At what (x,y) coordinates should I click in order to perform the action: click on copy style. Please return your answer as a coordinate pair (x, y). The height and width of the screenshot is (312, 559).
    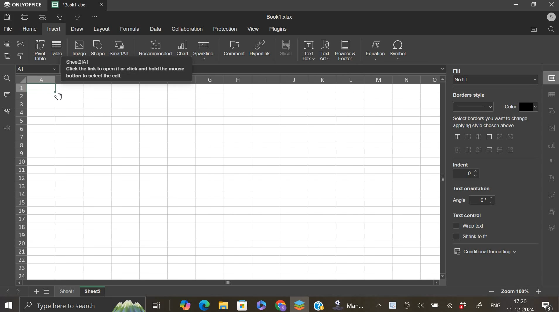
    Looking at the image, I should click on (20, 56).